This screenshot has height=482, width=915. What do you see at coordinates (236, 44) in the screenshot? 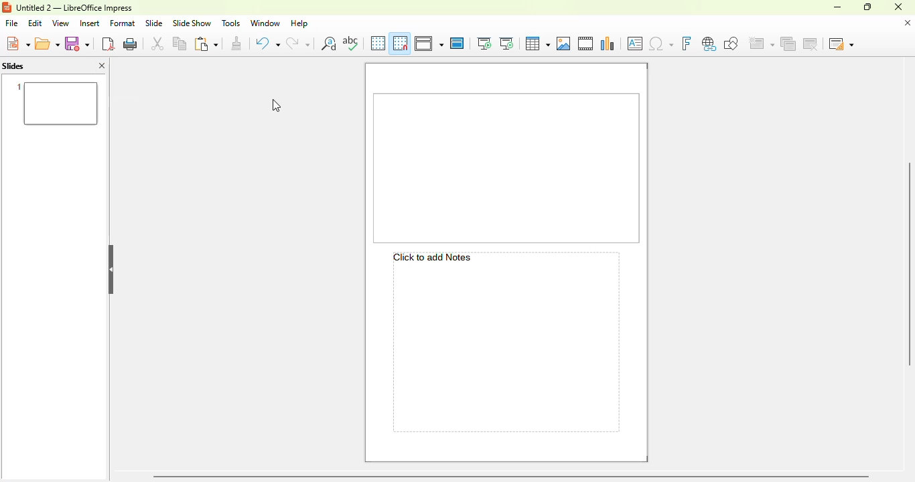
I see `clone formatting` at bounding box center [236, 44].